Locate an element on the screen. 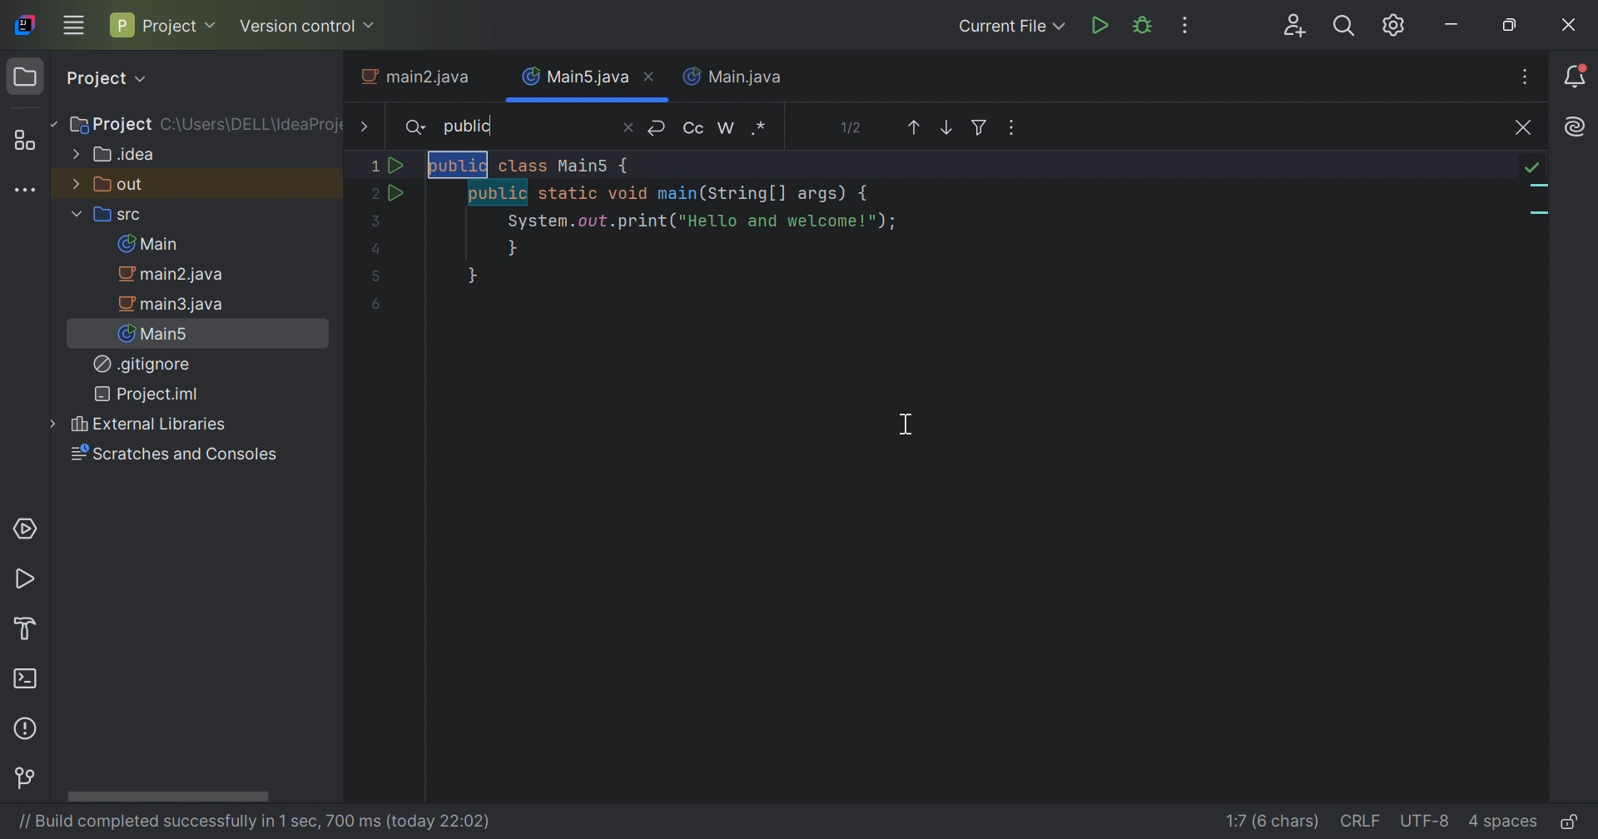 This screenshot has height=839, width=1598. Words is located at coordinates (728, 127).